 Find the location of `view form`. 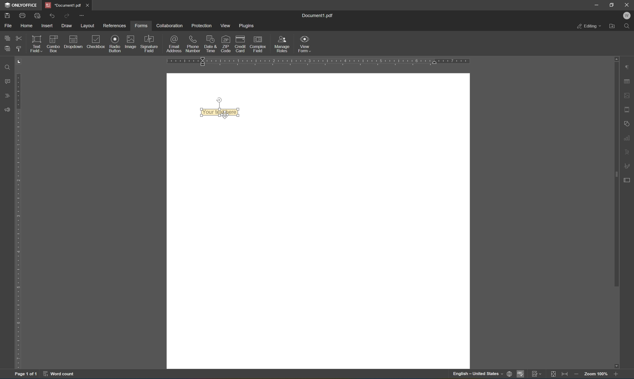

view form is located at coordinates (305, 44).